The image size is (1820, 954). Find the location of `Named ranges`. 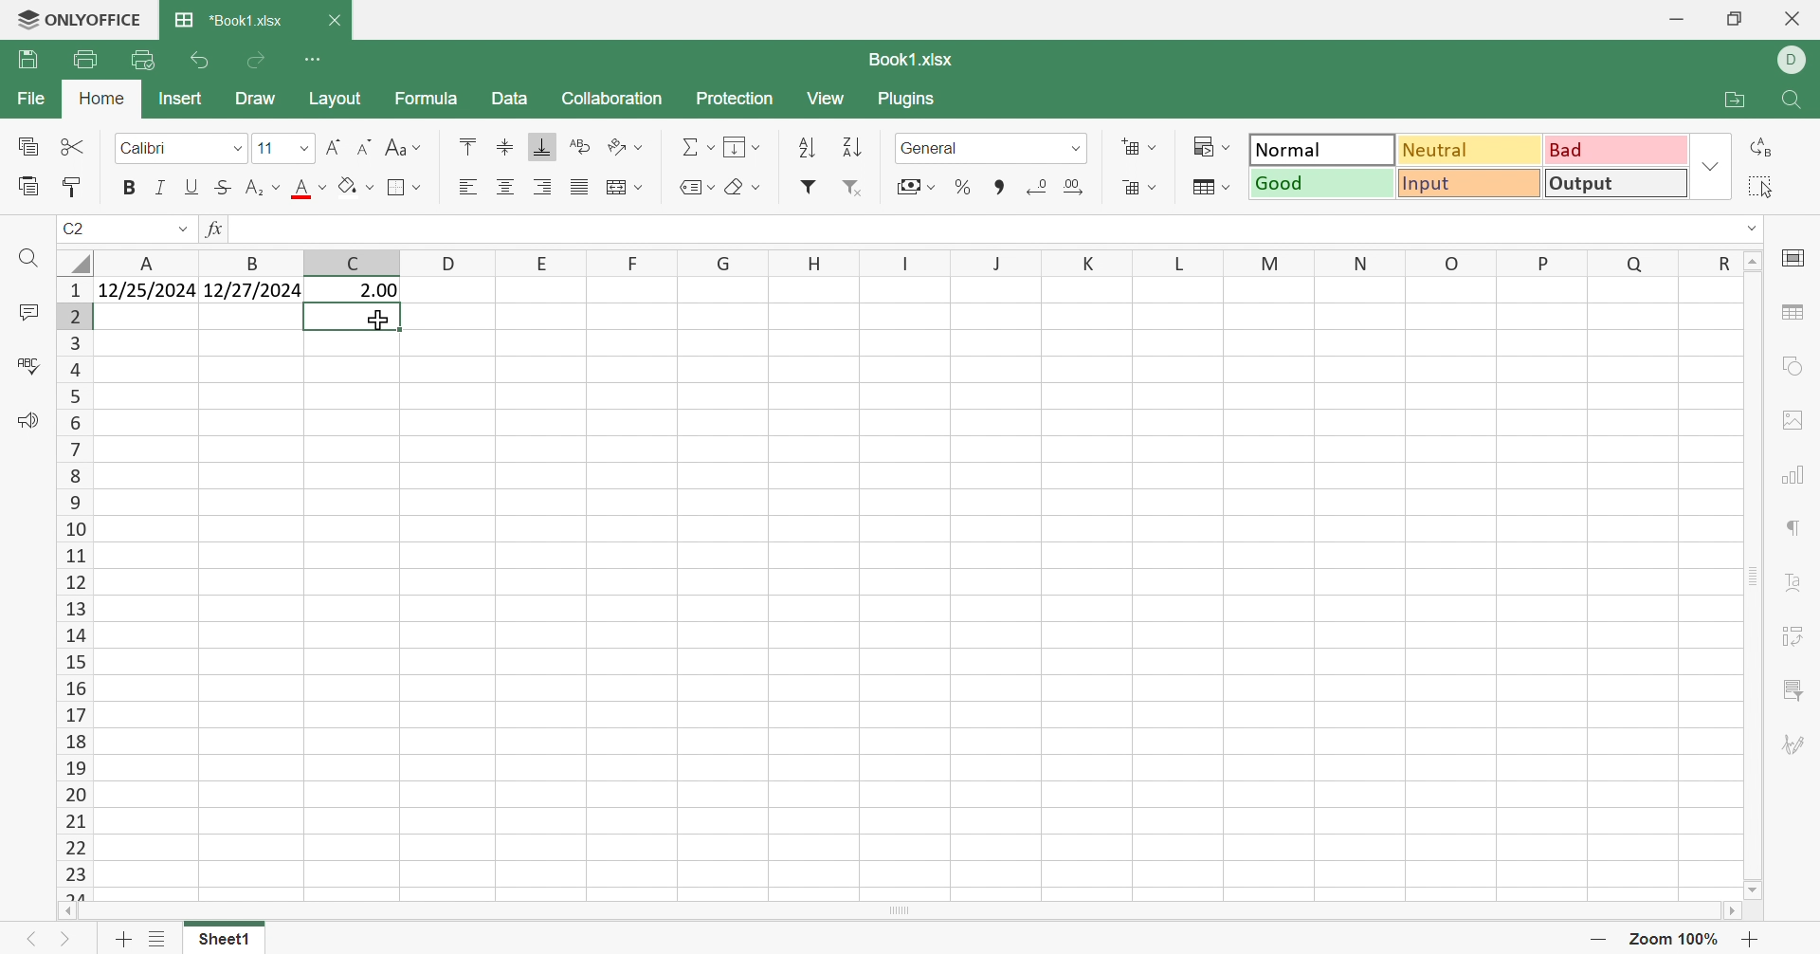

Named ranges is located at coordinates (696, 190).